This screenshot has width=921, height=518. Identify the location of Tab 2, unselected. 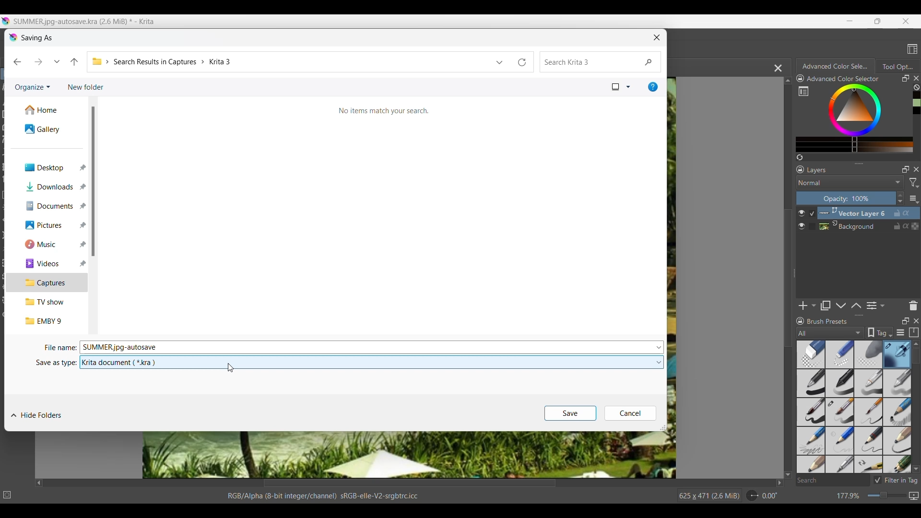
(897, 66).